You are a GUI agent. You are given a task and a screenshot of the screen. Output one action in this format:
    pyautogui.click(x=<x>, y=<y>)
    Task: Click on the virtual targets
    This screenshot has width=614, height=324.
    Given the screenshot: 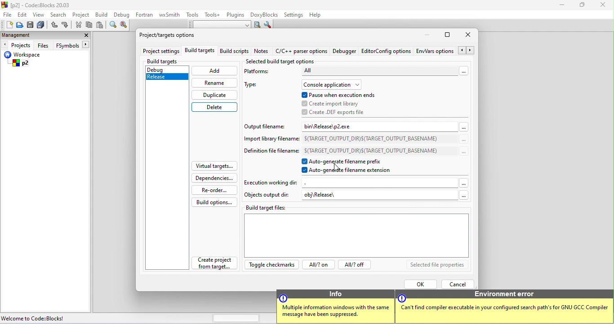 What is the action you would take?
    pyautogui.click(x=214, y=166)
    